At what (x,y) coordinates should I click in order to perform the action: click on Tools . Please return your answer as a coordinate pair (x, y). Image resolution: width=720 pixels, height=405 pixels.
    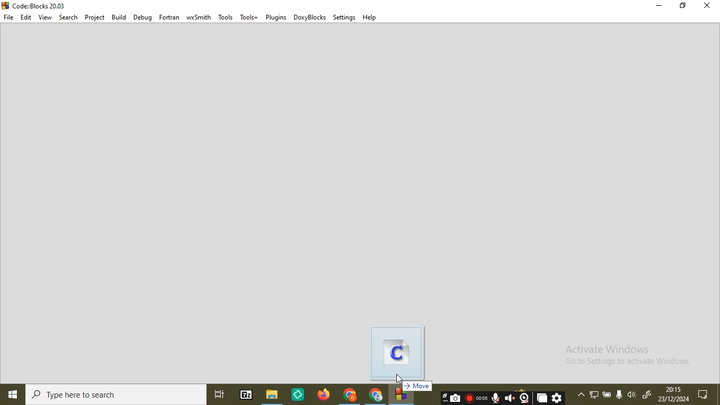
    Looking at the image, I should click on (226, 18).